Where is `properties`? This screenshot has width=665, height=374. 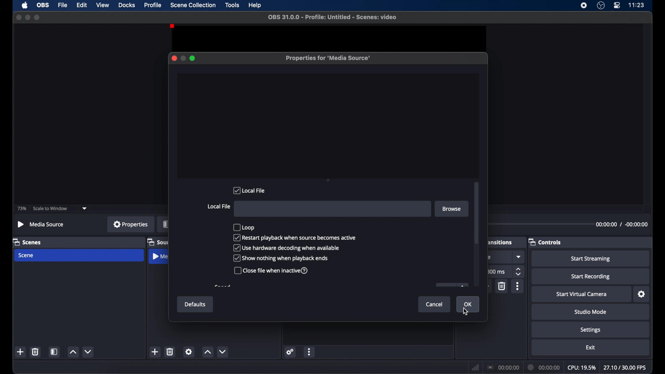
properties is located at coordinates (131, 224).